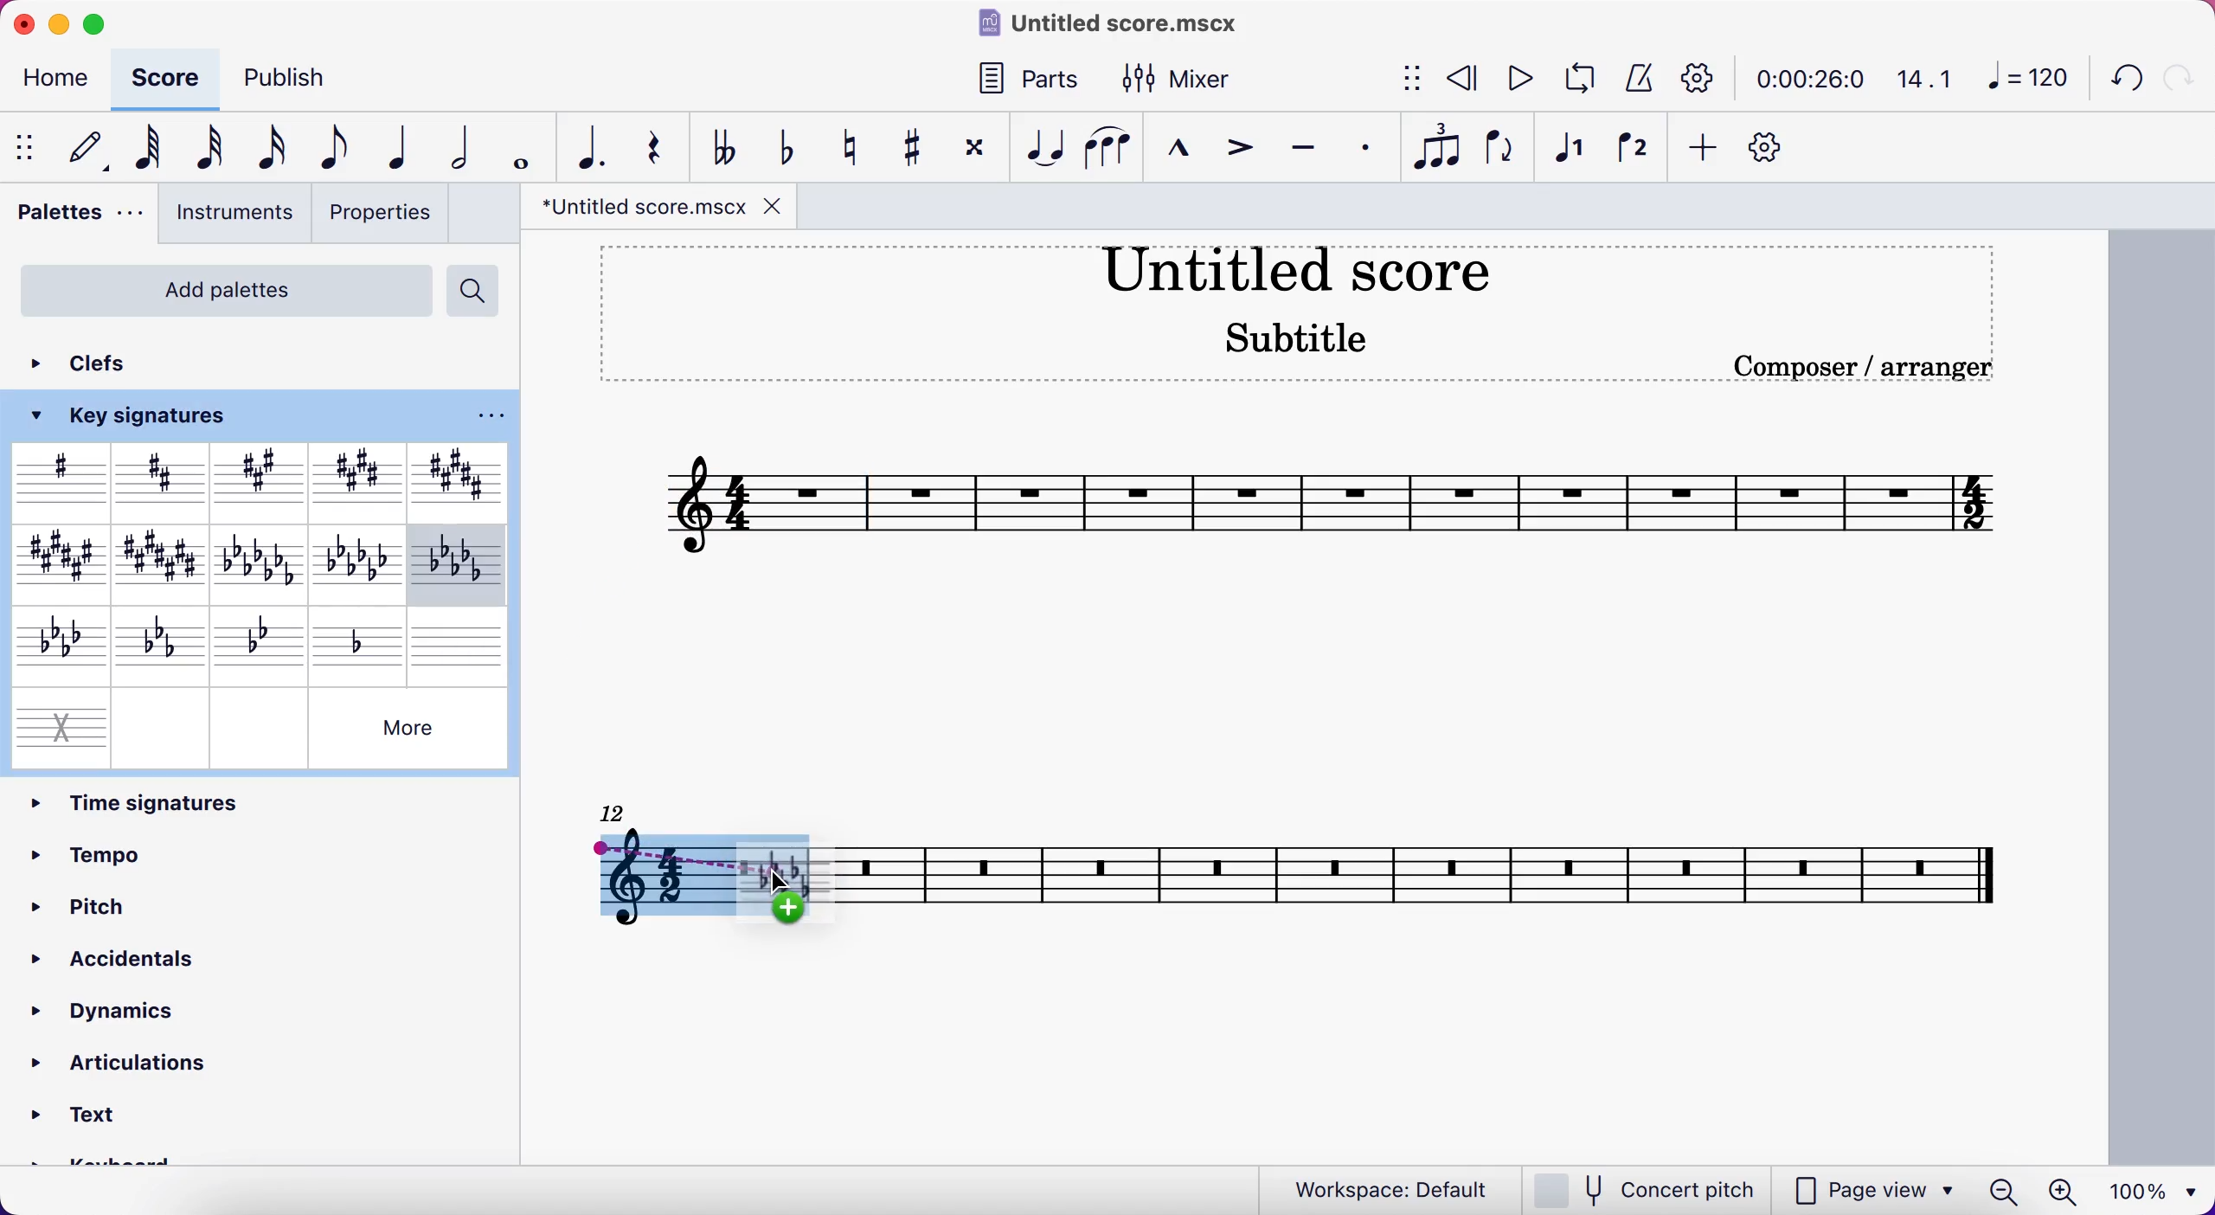 This screenshot has width=2215, height=1215. What do you see at coordinates (361, 562) in the screenshot?
I see `E minor` at bounding box center [361, 562].